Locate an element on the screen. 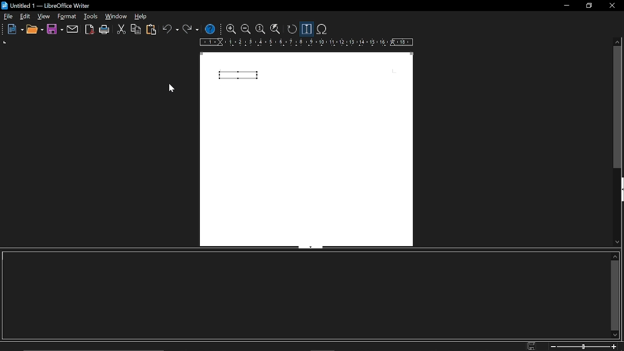 The height and width of the screenshot is (351, 624). save is located at coordinates (55, 30).